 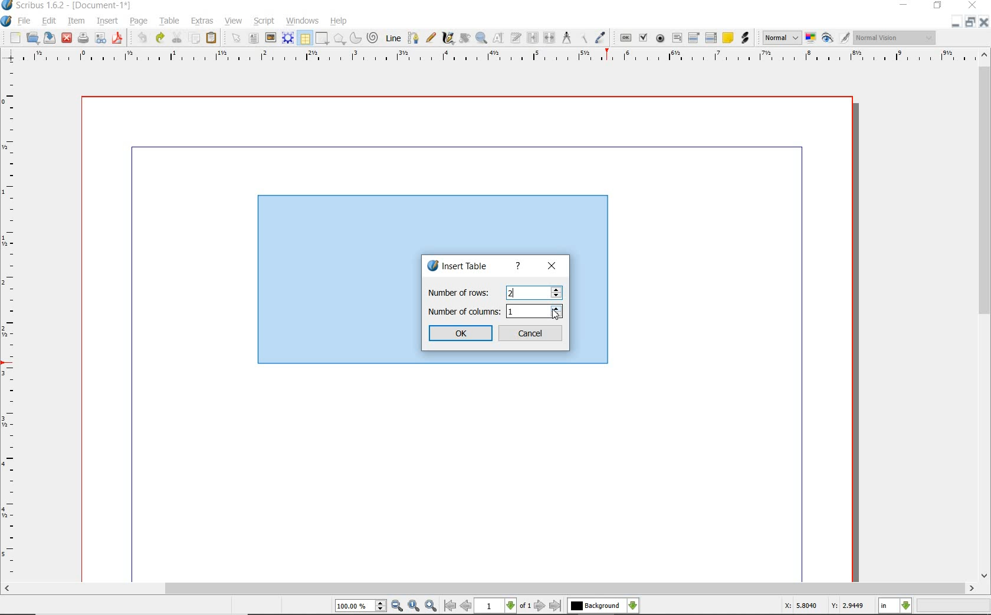 What do you see at coordinates (496, 312) in the screenshot?
I see `number of columns` at bounding box center [496, 312].